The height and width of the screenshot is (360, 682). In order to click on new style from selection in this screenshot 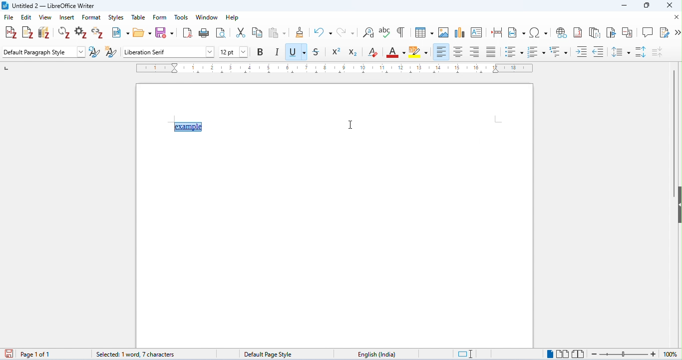, I will do `click(110, 51)`.